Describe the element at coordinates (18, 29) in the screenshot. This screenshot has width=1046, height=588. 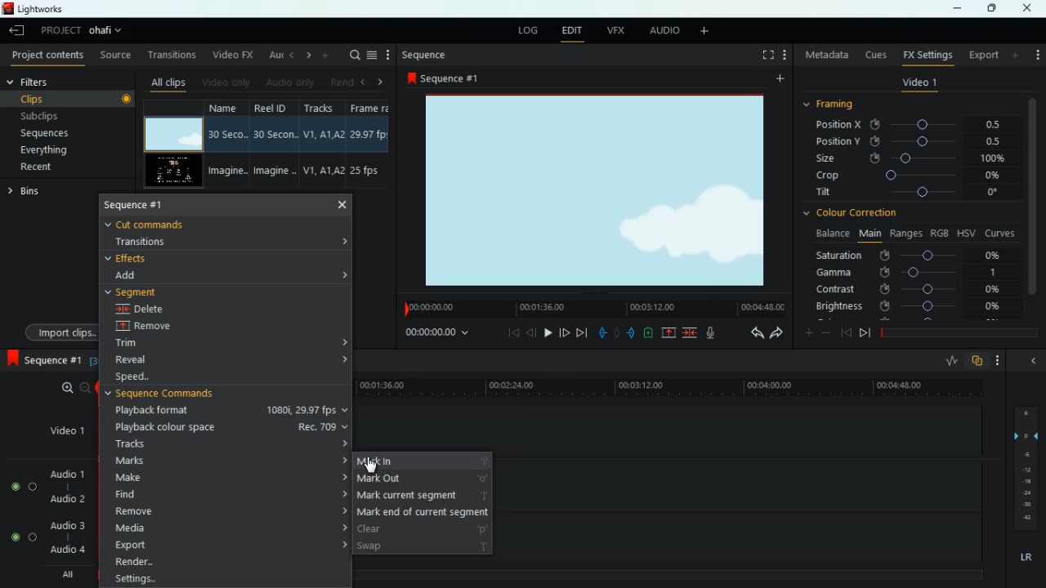
I see `leave` at that location.